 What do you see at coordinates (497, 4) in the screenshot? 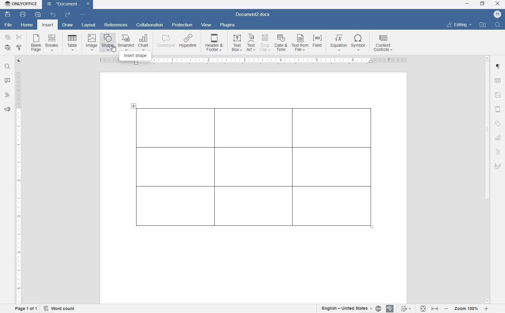
I see `close` at bounding box center [497, 4].